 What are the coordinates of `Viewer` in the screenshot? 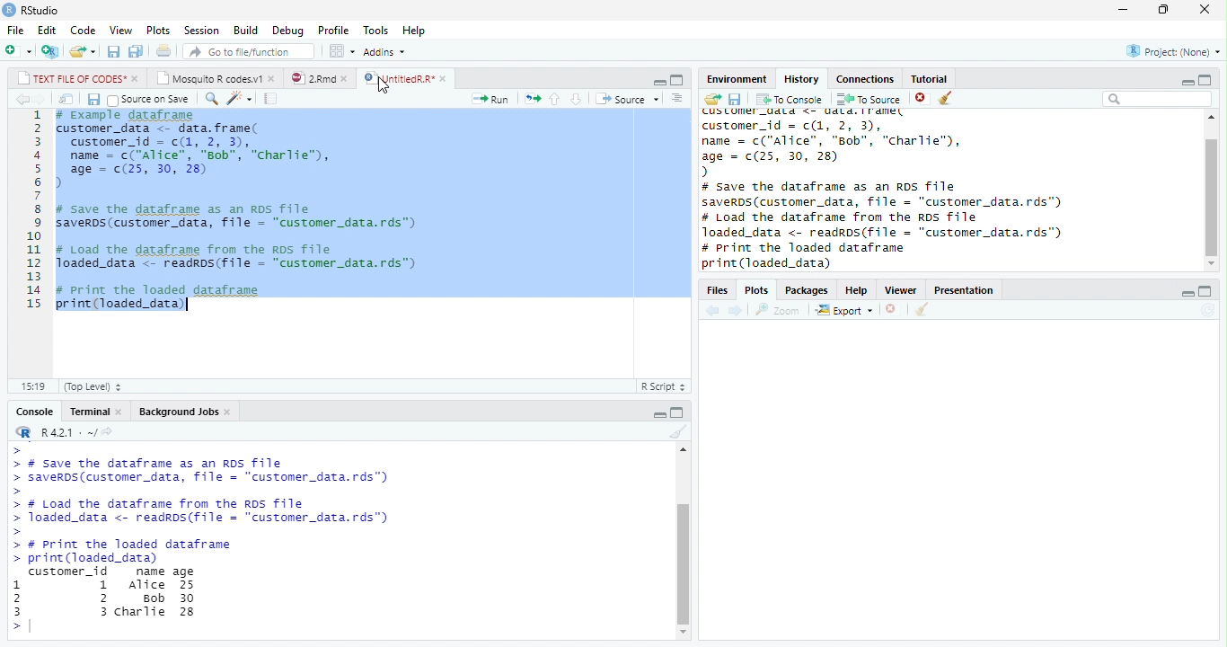 It's located at (900, 289).